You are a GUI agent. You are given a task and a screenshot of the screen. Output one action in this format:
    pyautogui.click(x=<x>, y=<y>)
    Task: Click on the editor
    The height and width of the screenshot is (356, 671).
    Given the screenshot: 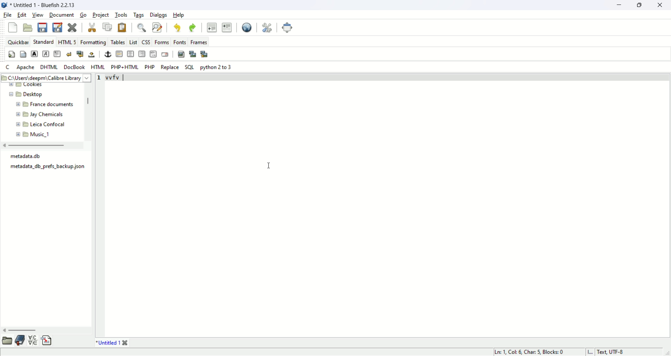 What is the action you would take?
    pyautogui.click(x=388, y=206)
    